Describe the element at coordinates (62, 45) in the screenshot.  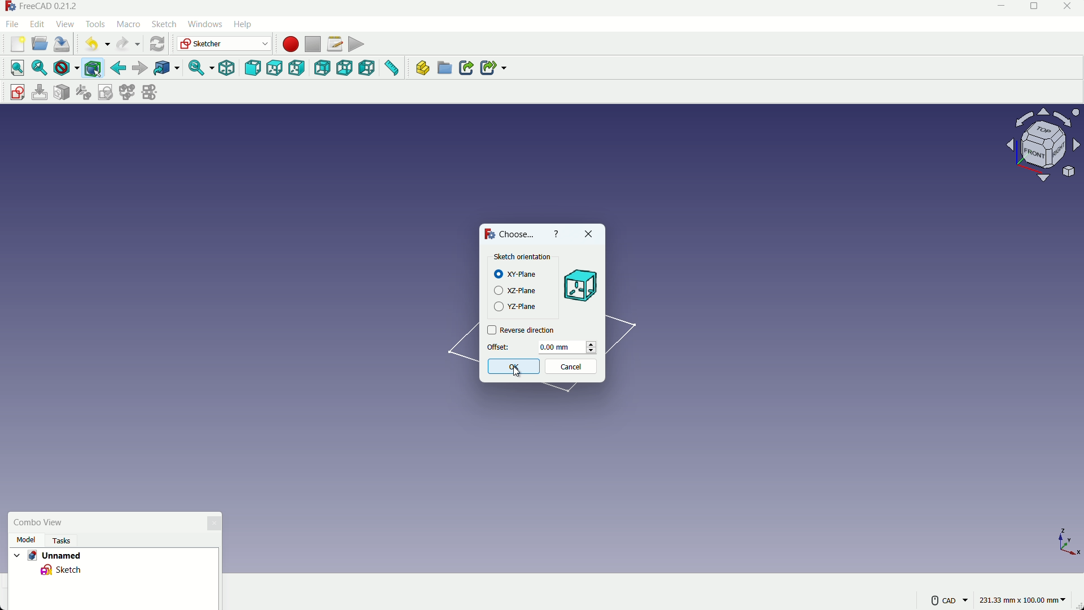
I see `save file` at that location.